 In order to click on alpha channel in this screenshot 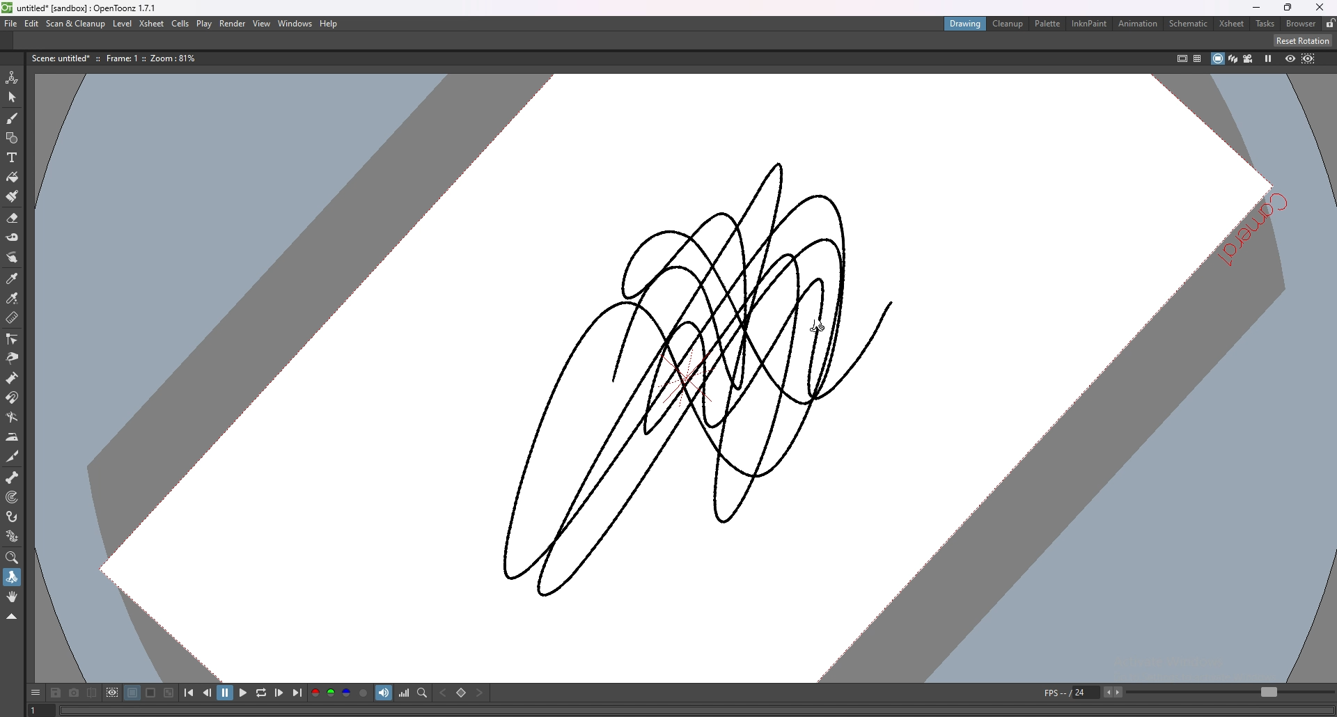, I will do `click(363, 693)`.